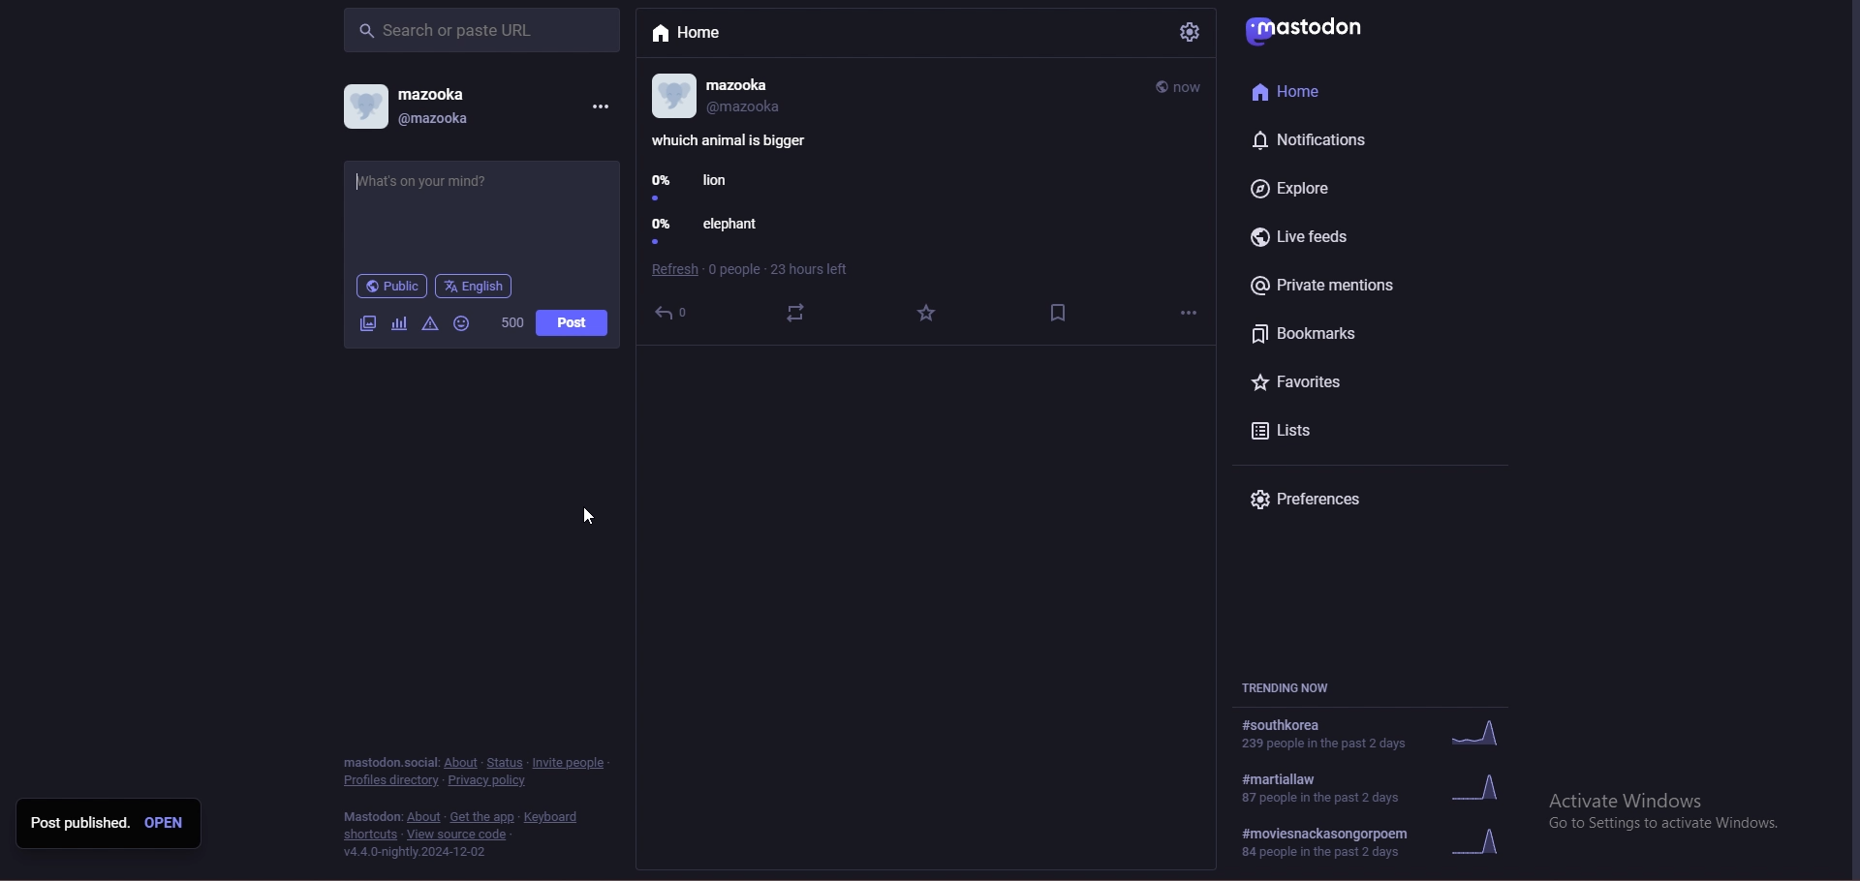 This screenshot has width=1860, height=881. Describe the element at coordinates (461, 323) in the screenshot. I see `emoji` at that location.